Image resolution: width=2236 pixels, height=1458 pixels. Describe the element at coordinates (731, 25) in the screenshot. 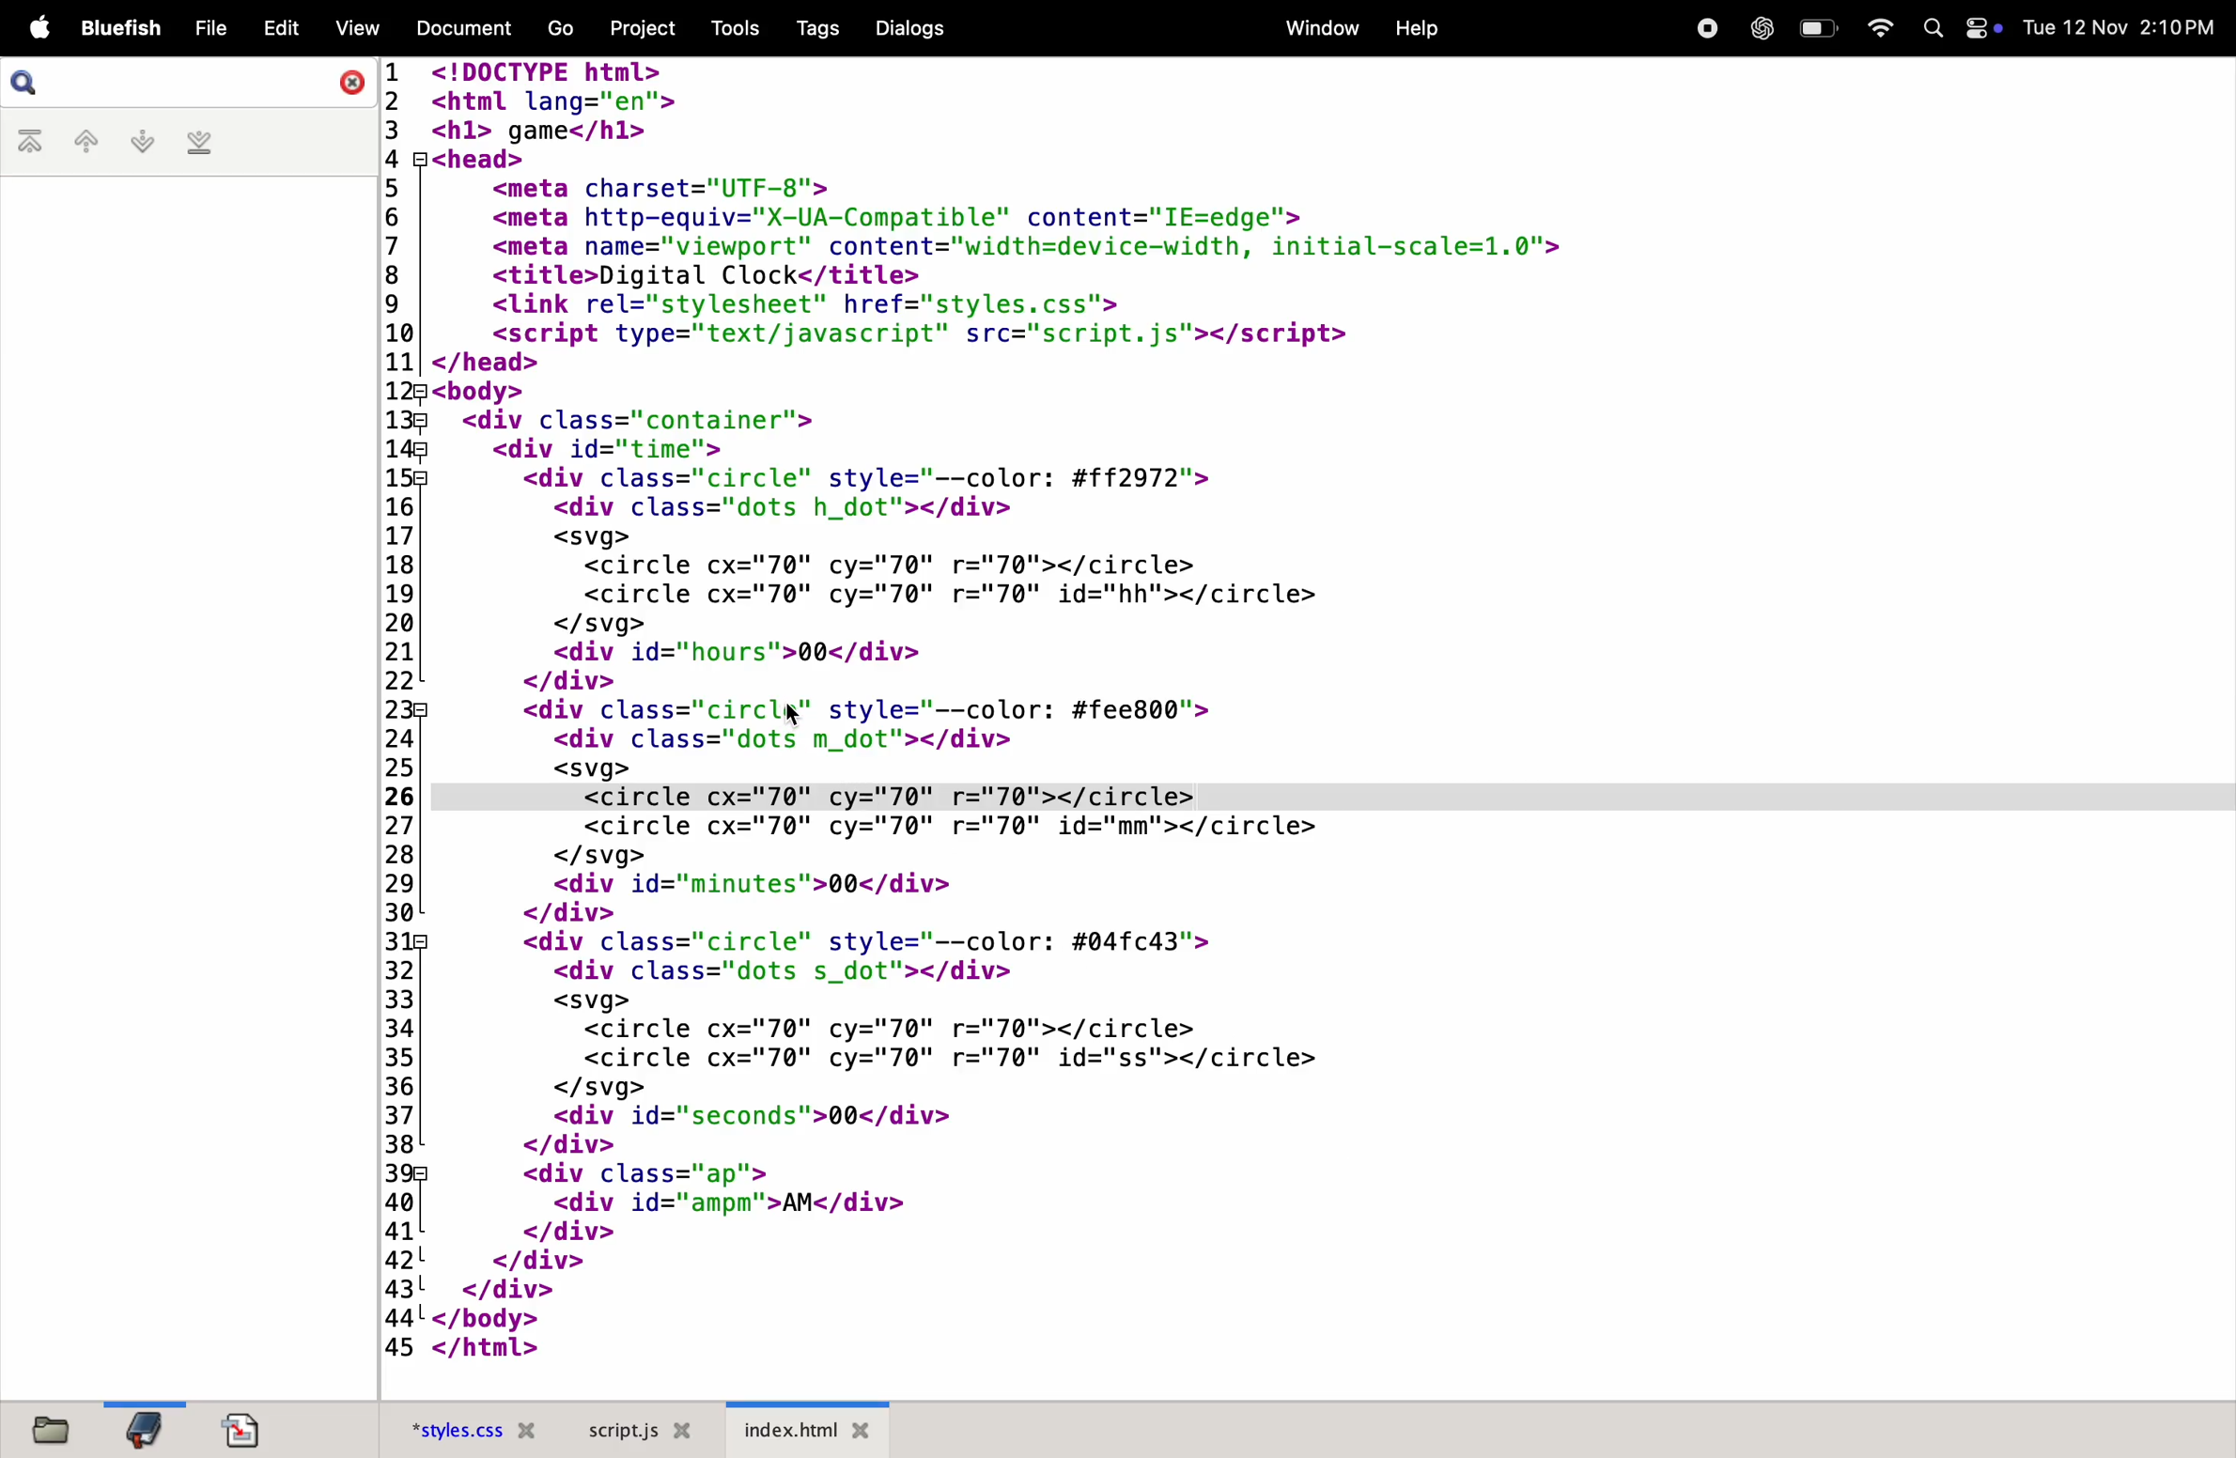

I see `tools` at that location.